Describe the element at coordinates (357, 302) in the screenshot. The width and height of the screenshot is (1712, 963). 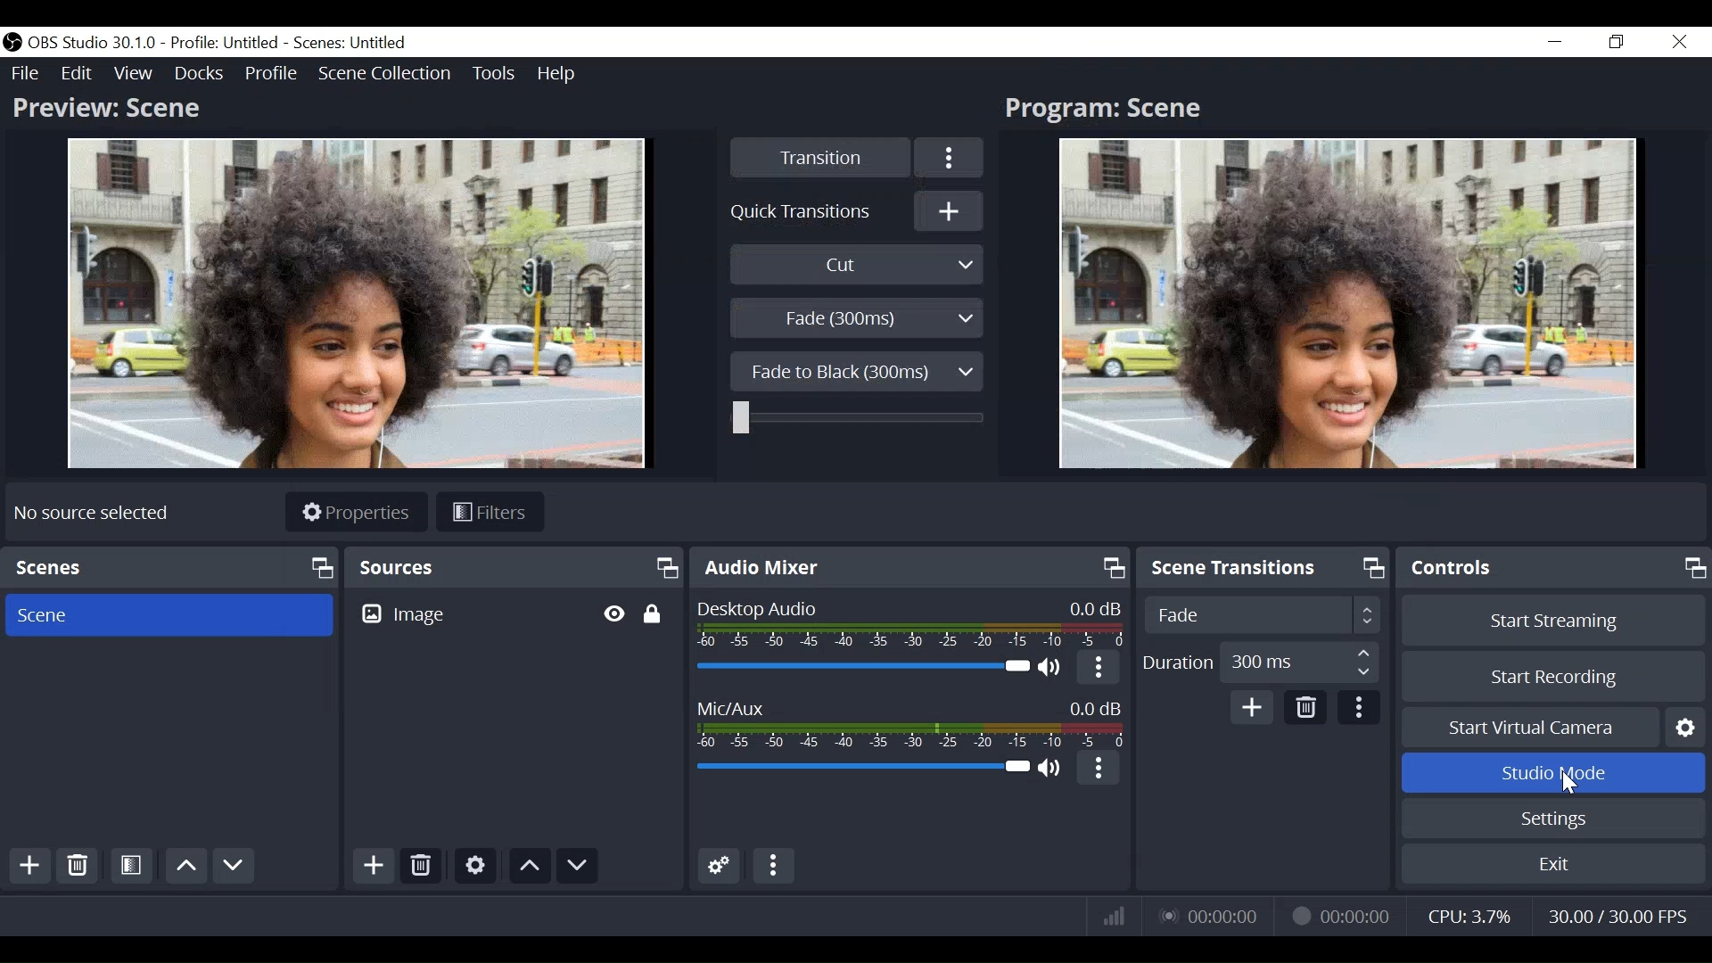
I see `Preview Screen` at that location.